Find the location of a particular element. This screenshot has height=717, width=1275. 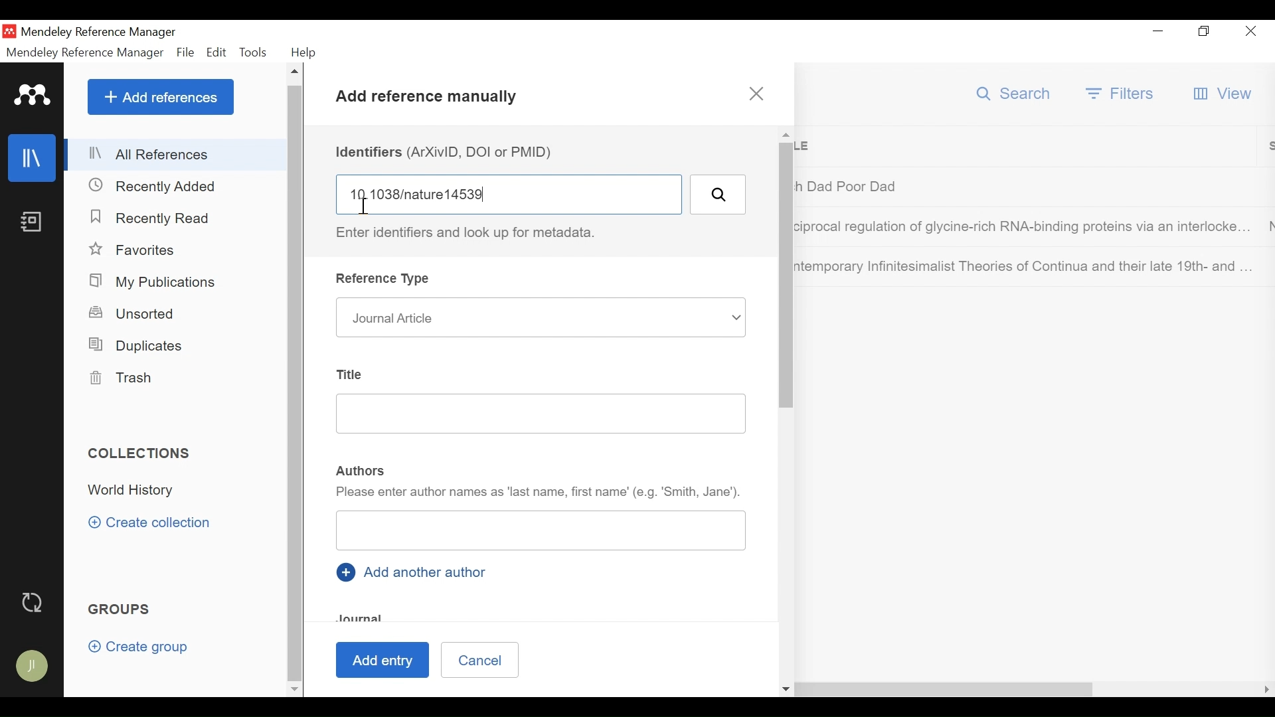

Scroll up is located at coordinates (294, 73).